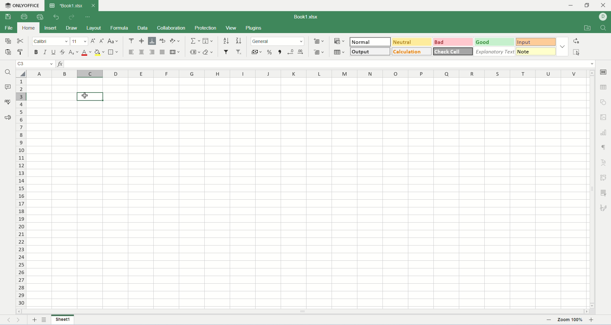  What do you see at coordinates (10, 17) in the screenshot?
I see `save` at bounding box center [10, 17].